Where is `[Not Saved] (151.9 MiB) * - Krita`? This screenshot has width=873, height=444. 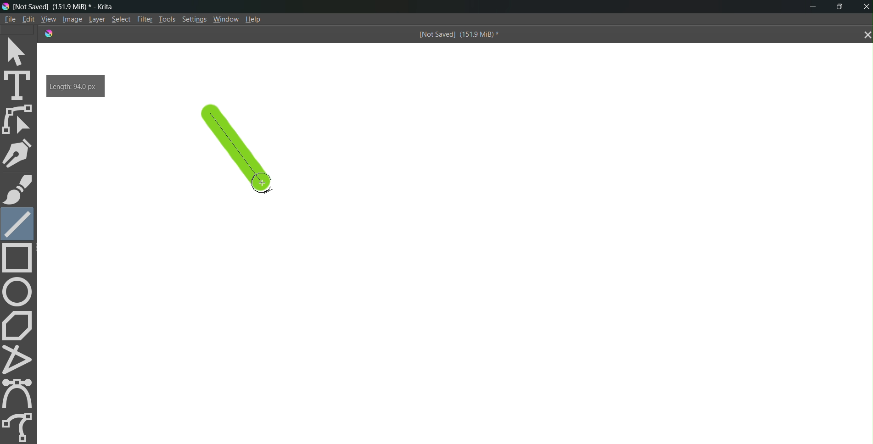 [Not Saved] (151.9 MiB) * - Krita is located at coordinates (69, 6).